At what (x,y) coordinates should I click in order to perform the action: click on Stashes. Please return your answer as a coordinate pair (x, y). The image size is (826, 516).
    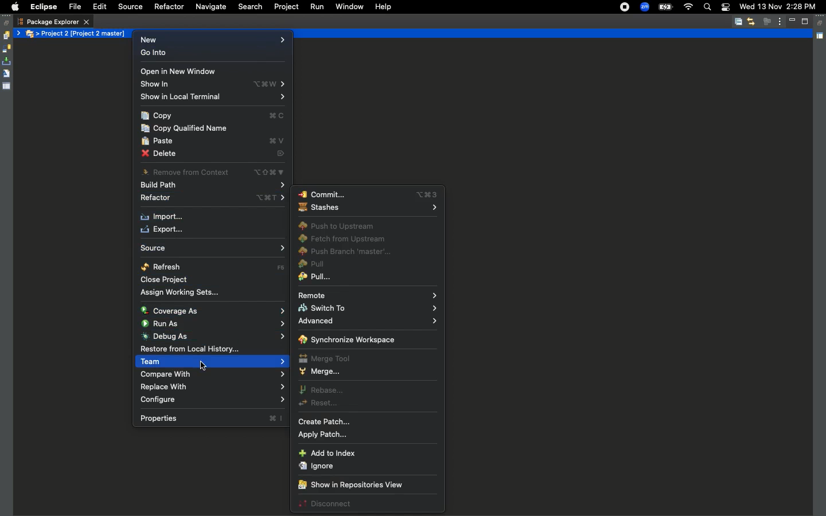
    Looking at the image, I should click on (366, 210).